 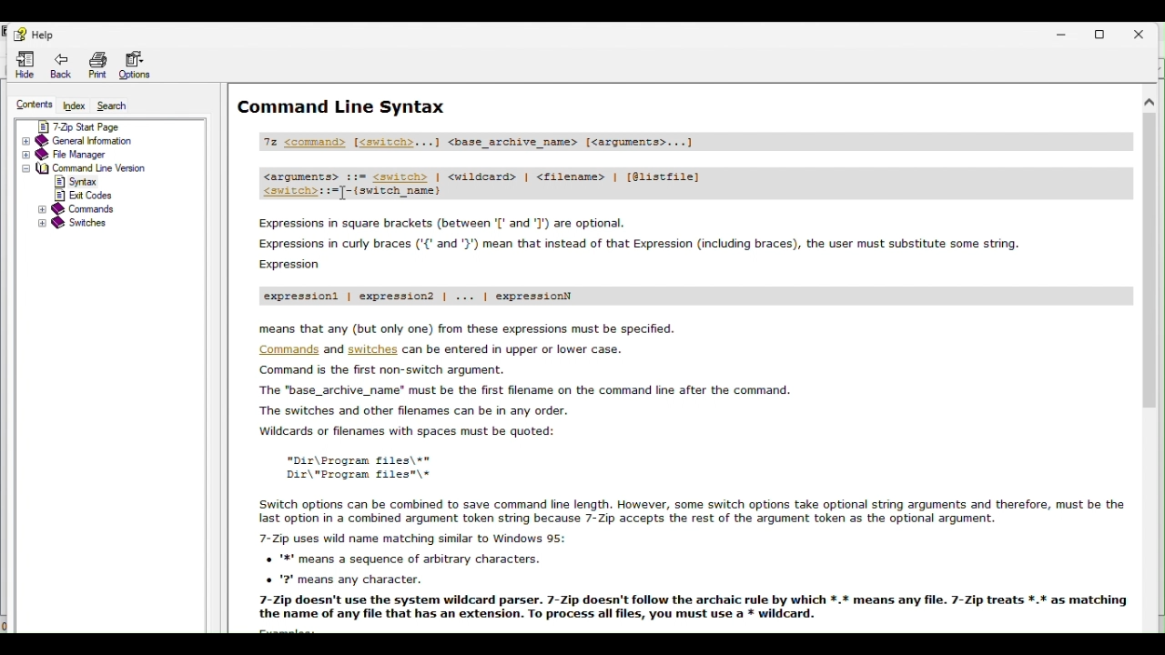 I want to click on General information, so click(x=91, y=139).